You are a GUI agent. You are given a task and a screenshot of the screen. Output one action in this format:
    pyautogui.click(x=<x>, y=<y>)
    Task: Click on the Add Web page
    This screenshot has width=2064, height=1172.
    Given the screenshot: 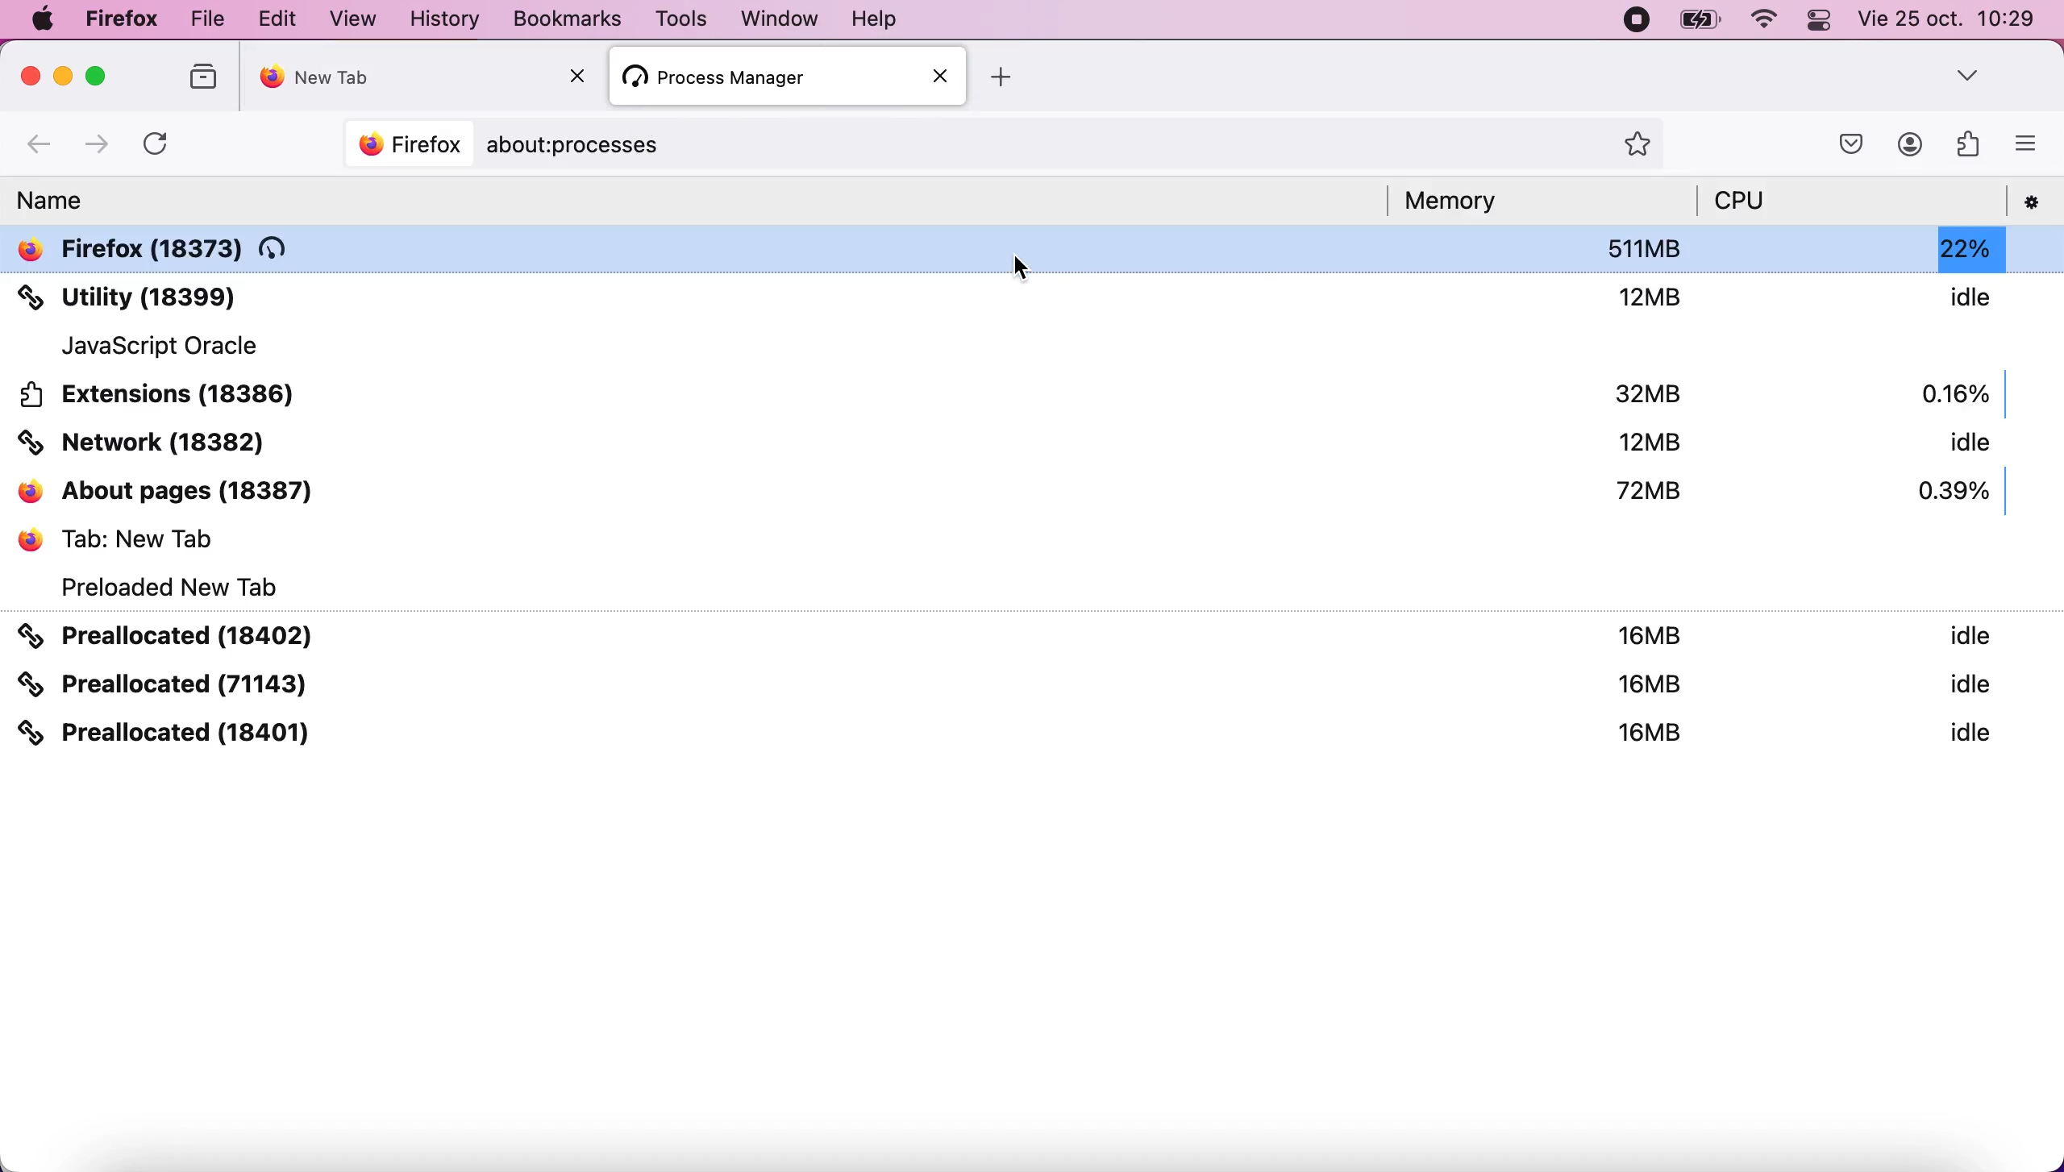 What is the action you would take?
    pyautogui.click(x=1002, y=77)
    